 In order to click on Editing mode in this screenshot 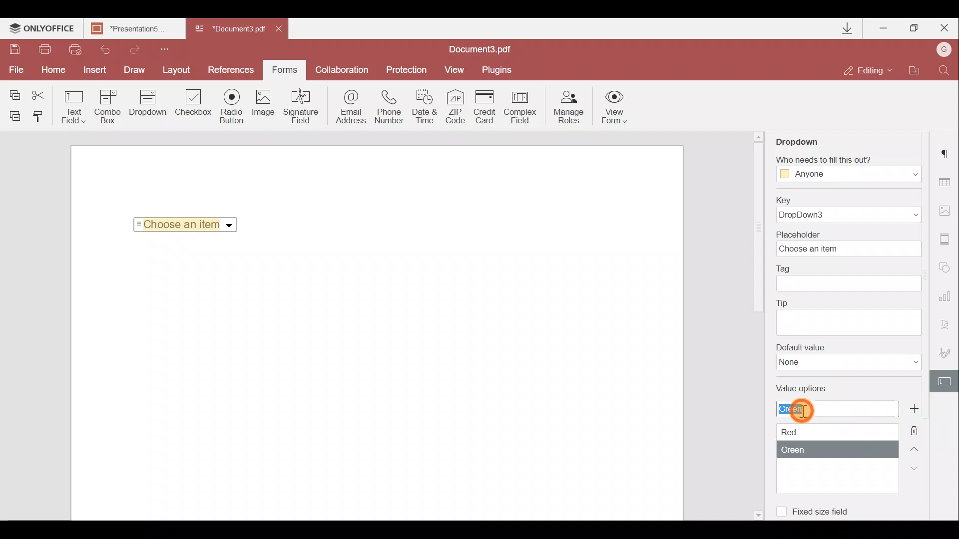, I will do `click(869, 71)`.